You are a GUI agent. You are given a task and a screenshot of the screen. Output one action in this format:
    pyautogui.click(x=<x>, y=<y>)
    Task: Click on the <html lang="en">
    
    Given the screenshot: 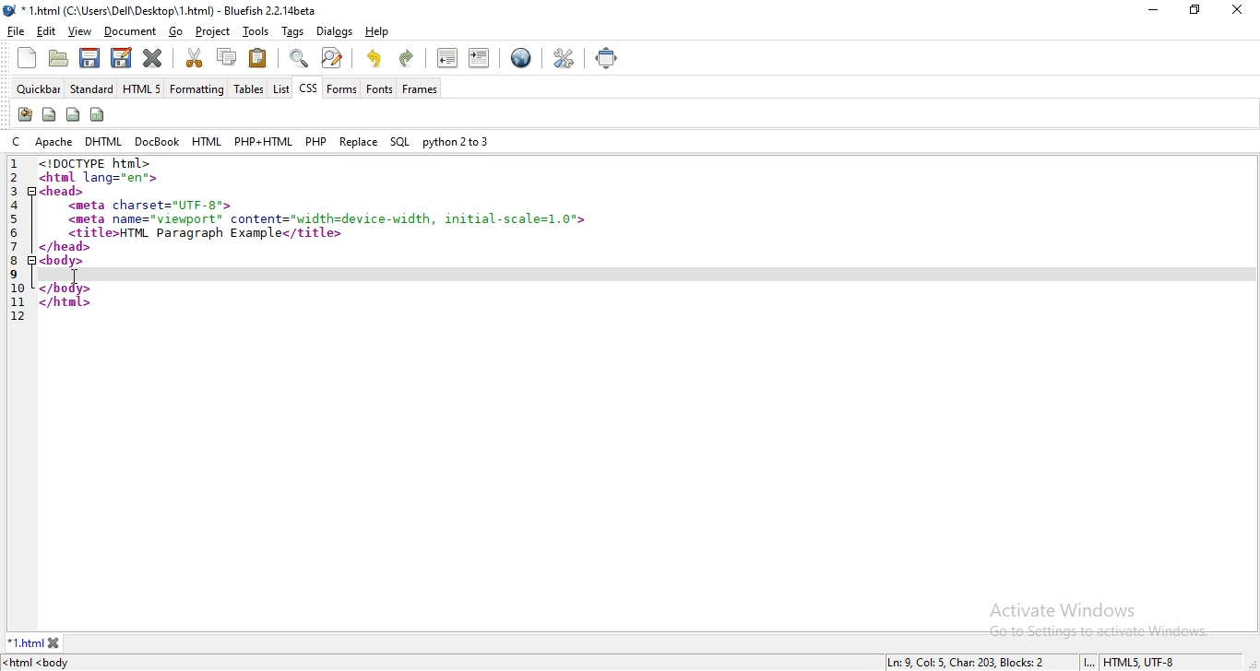 What is the action you would take?
    pyautogui.click(x=101, y=177)
    